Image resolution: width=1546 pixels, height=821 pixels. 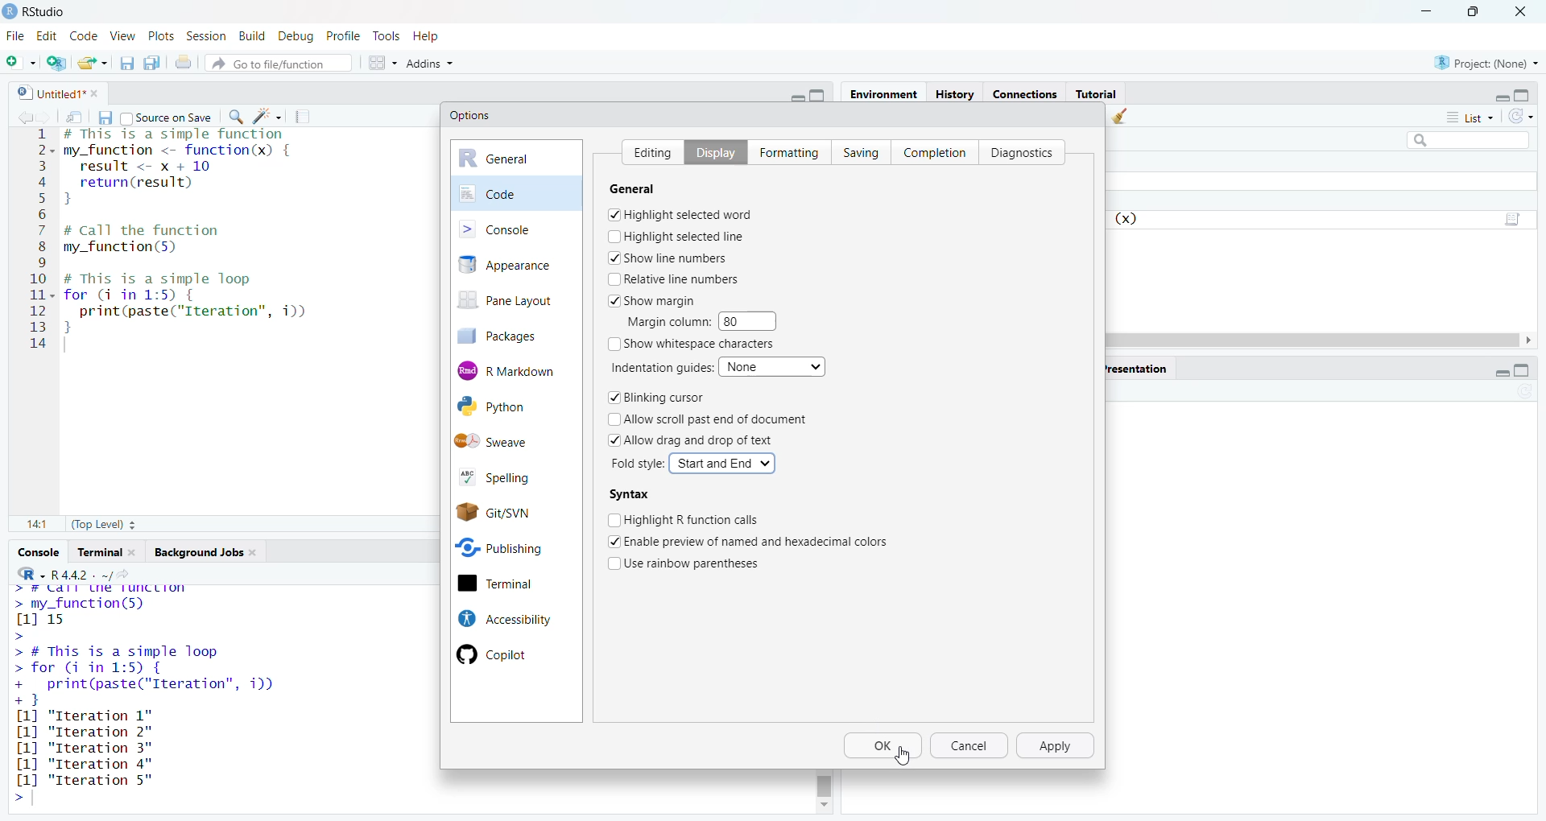 What do you see at coordinates (1530, 92) in the screenshot?
I see `maximize` at bounding box center [1530, 92].